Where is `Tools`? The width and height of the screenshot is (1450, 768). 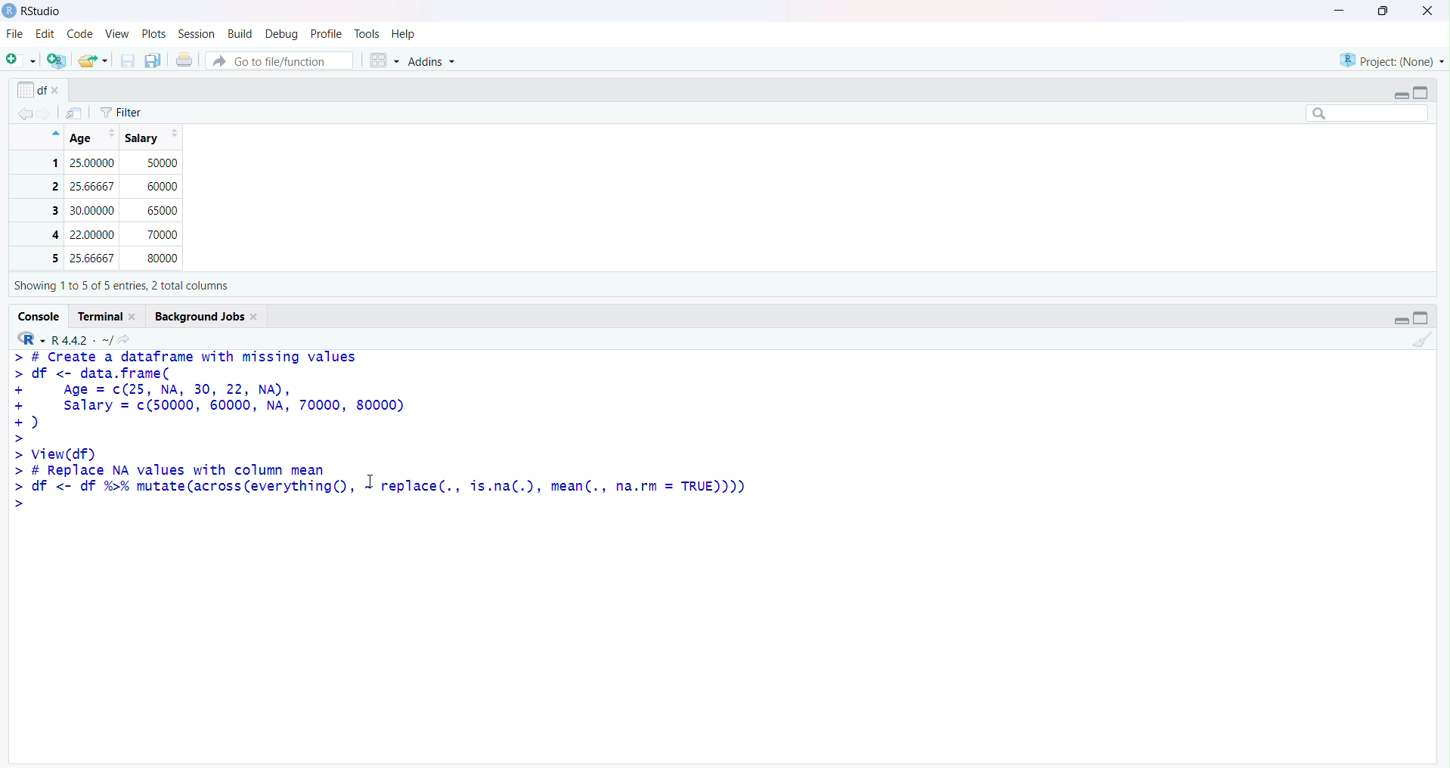
Tools is located at coordinates (368, 34).